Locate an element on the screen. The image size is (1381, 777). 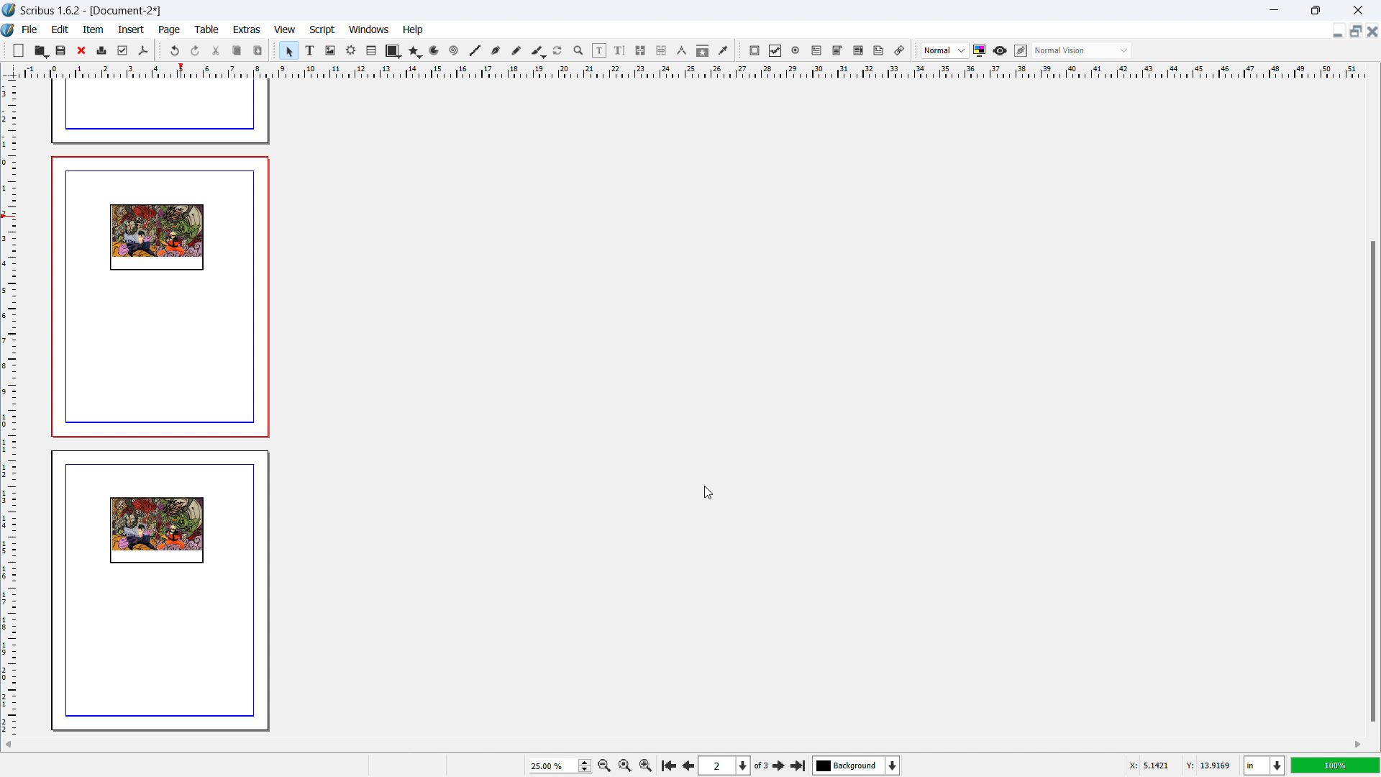
cursor is located at coordinates (706, 491).